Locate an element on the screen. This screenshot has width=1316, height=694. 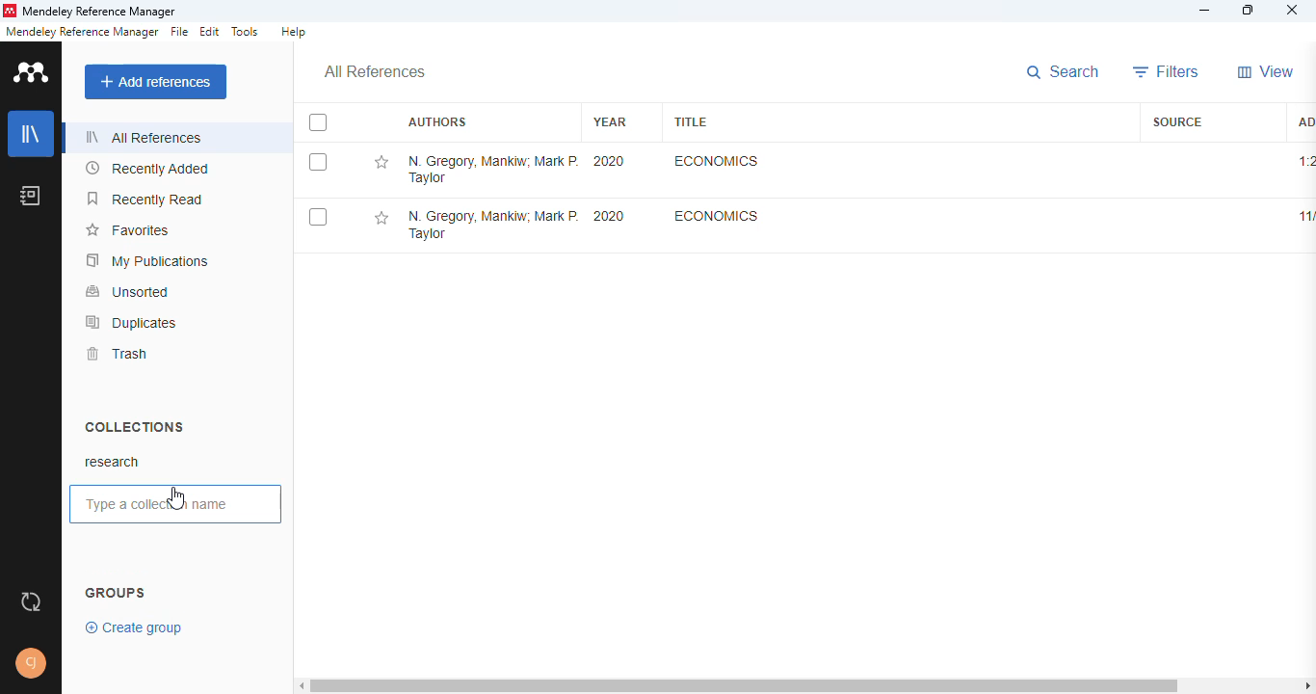
Economics is located at coordinates (717, 215).